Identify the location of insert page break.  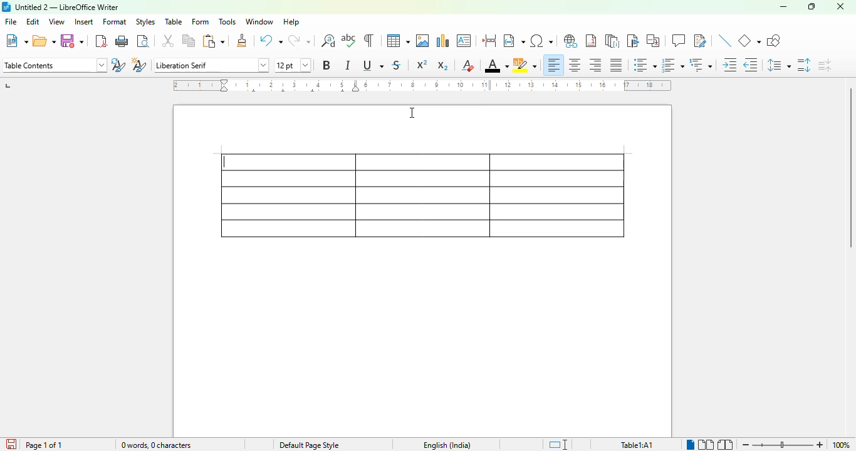
(490, 40).